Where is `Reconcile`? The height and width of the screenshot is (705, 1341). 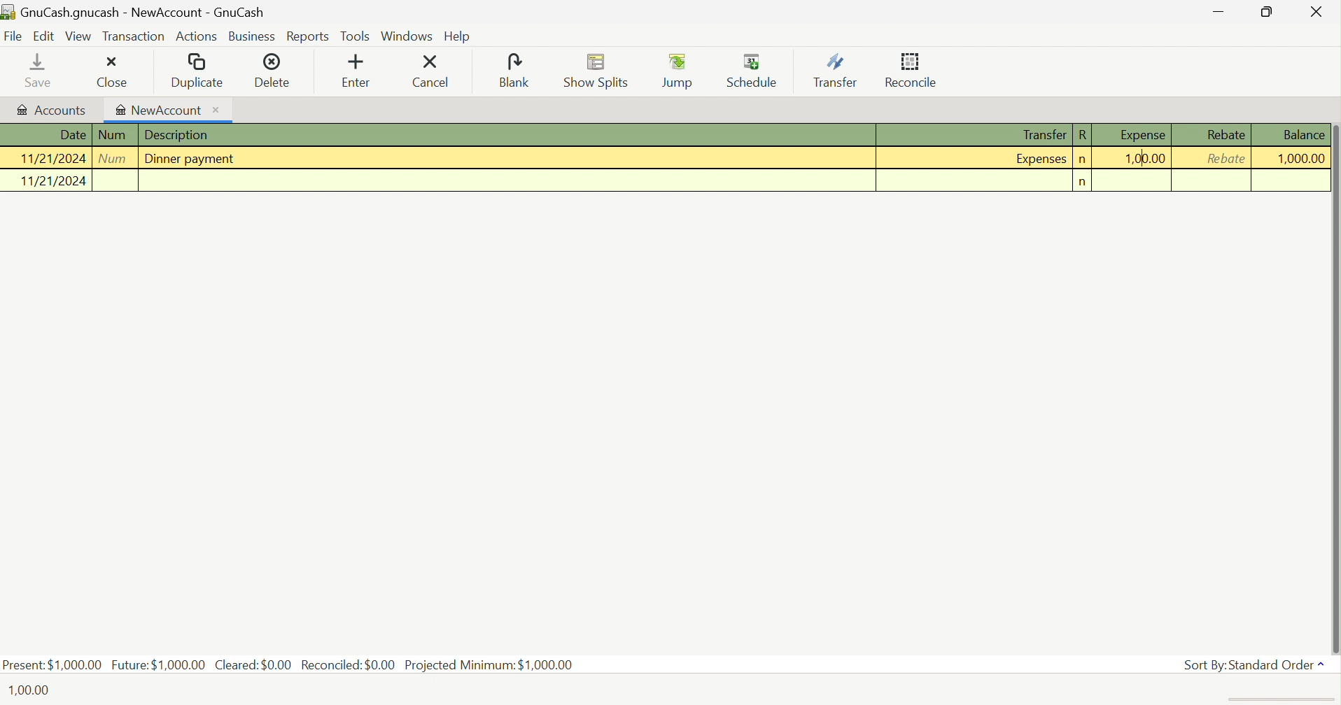
Reconcile is located at coordinates (911, 70).